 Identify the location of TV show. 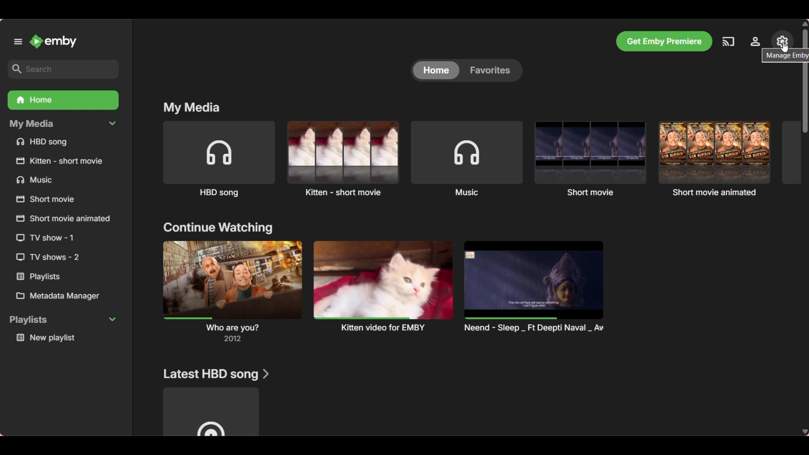
(62, 257).